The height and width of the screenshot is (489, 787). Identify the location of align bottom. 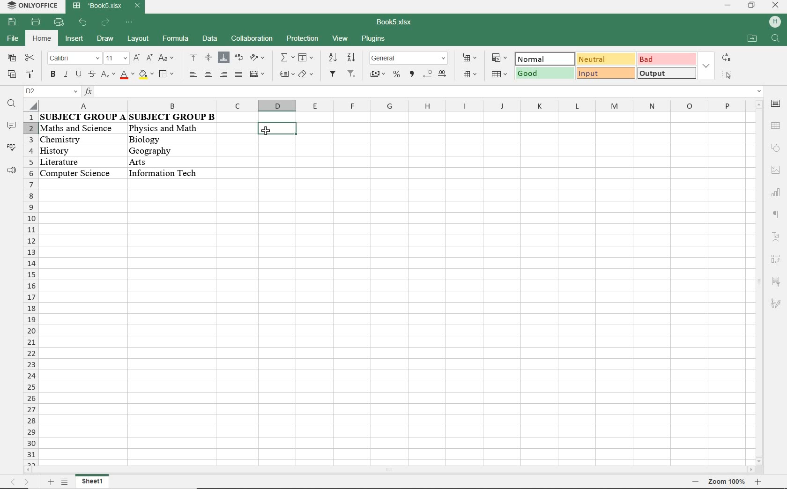
(224, 59).